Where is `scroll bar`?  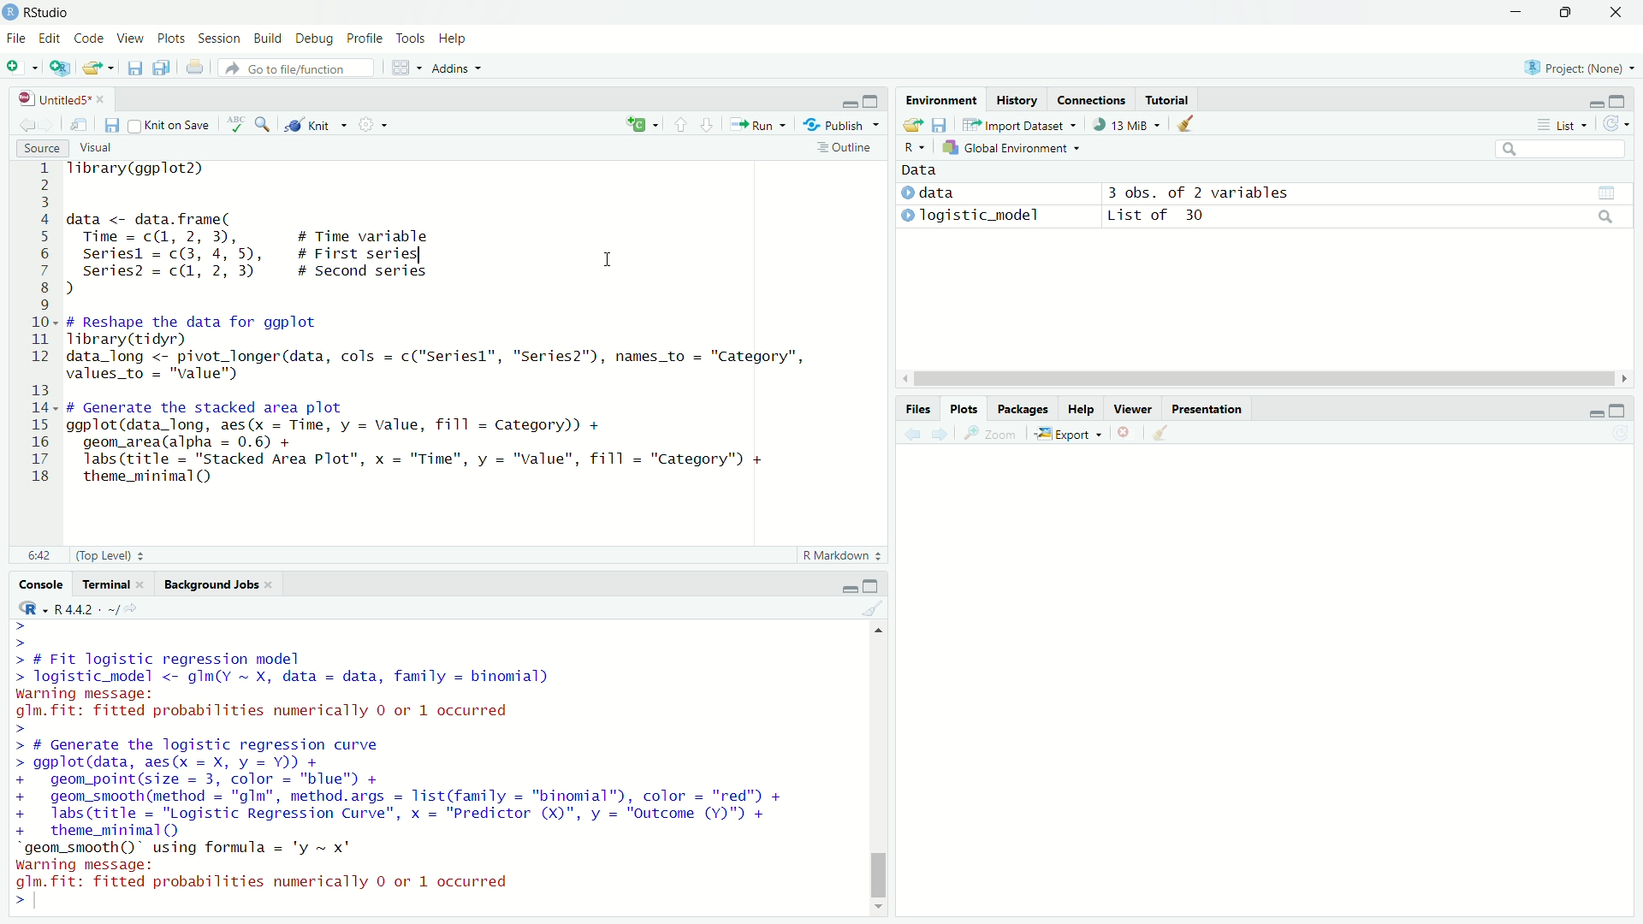 scroll bar is located at coordinates (1260, 380).